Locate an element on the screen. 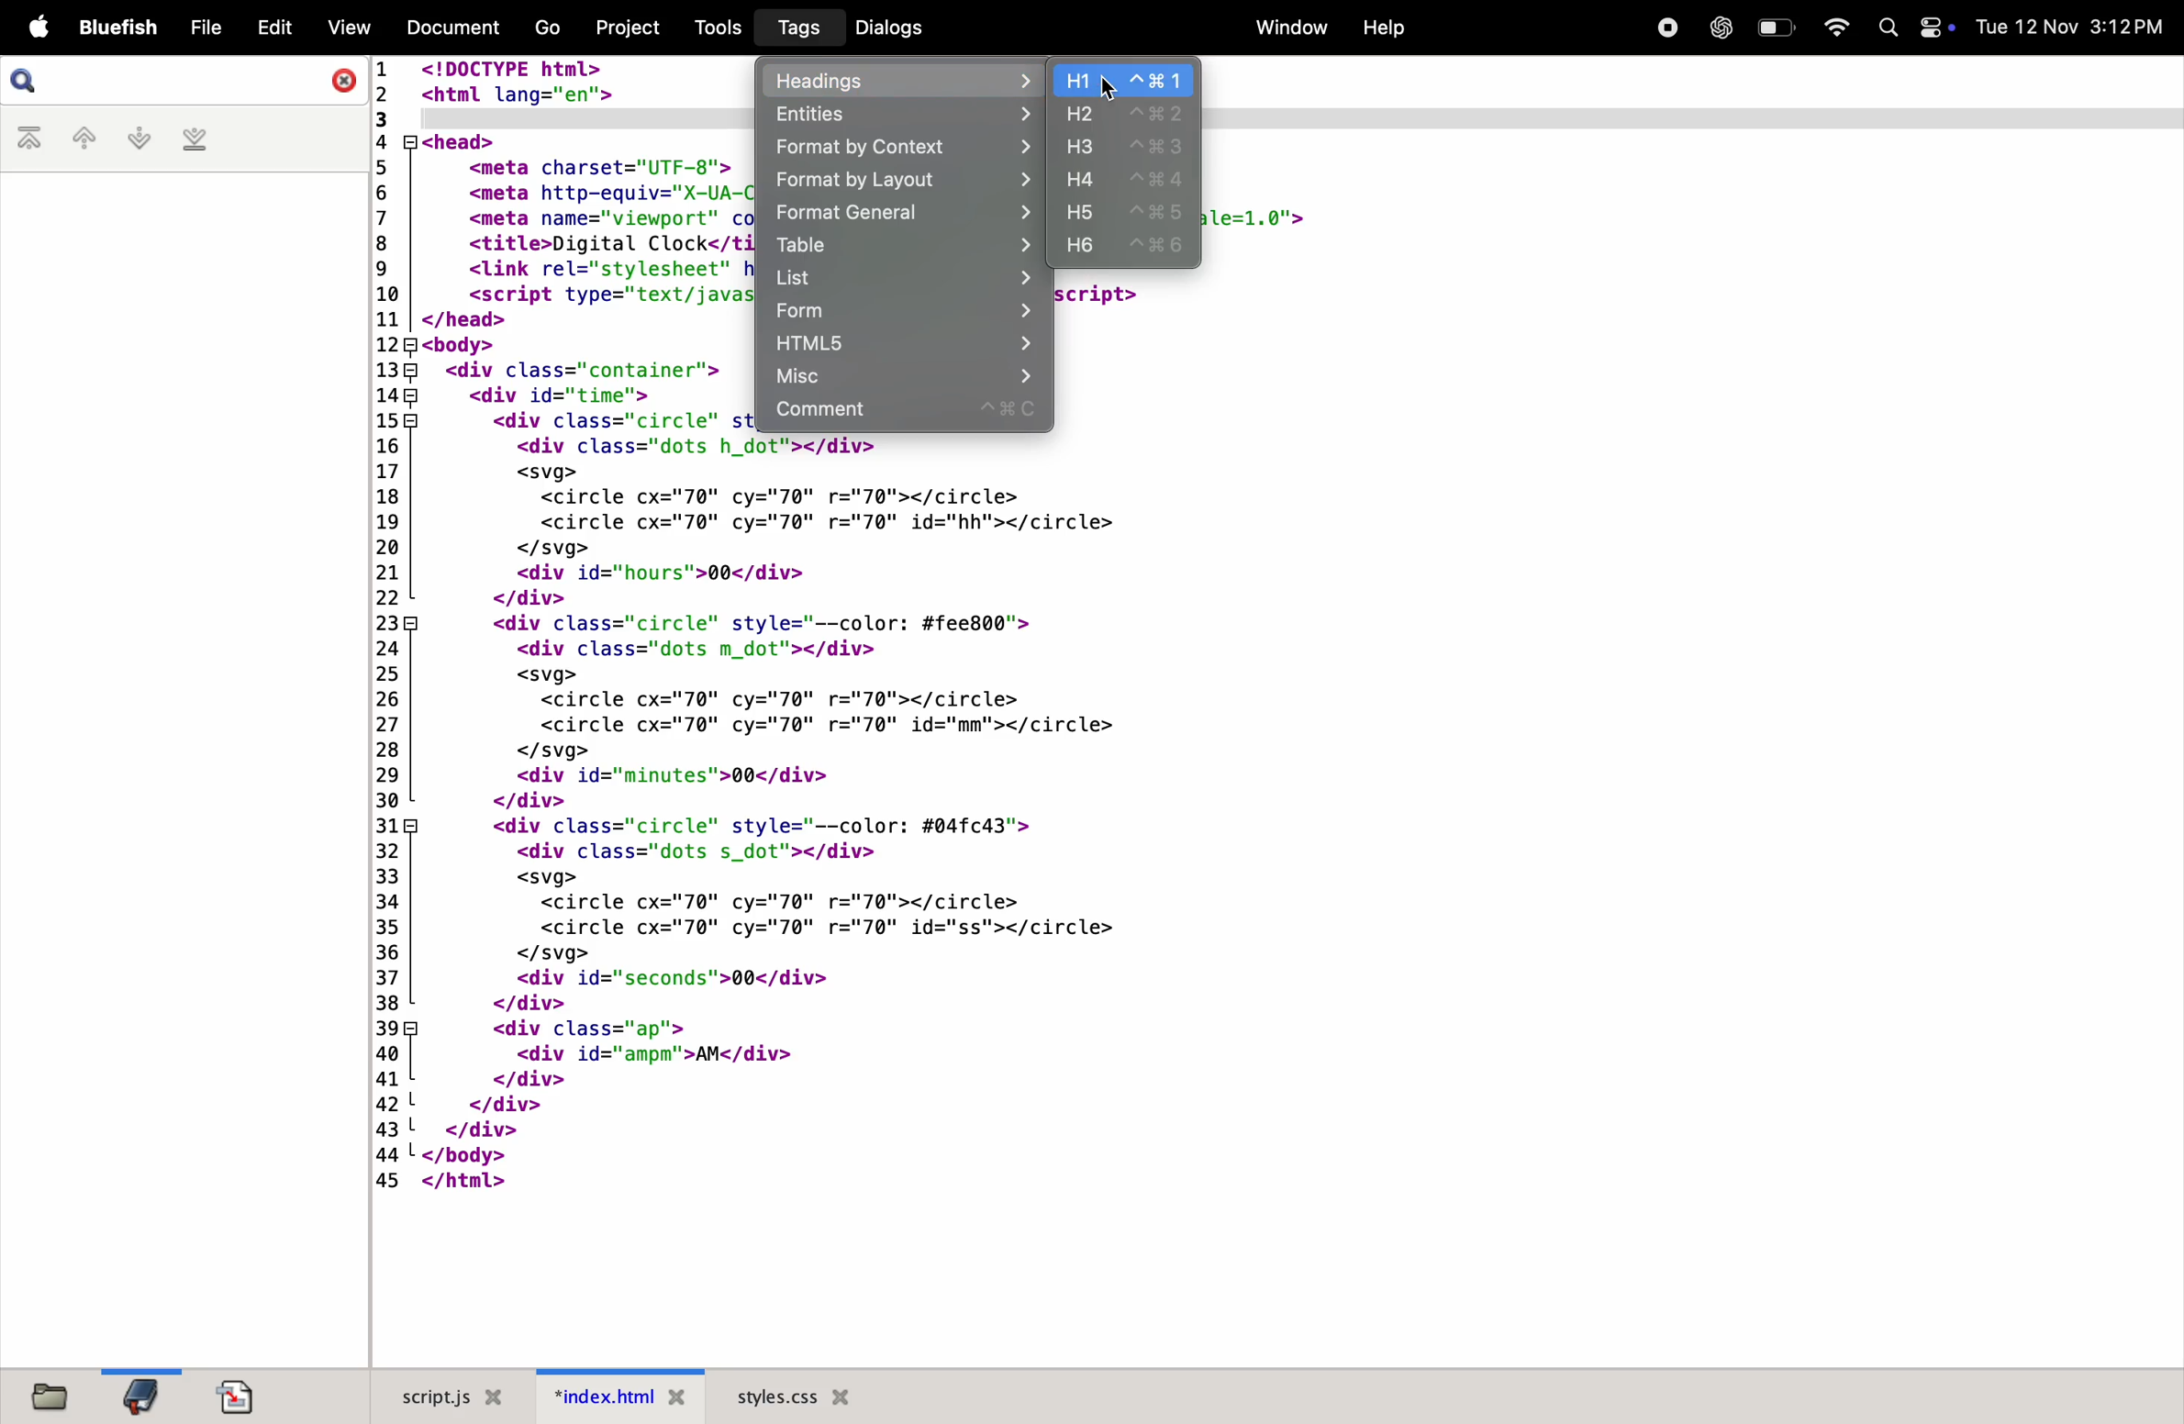 This screenshot has height=1424, width=2184. bluefish  is located at coordinates (119, 28).